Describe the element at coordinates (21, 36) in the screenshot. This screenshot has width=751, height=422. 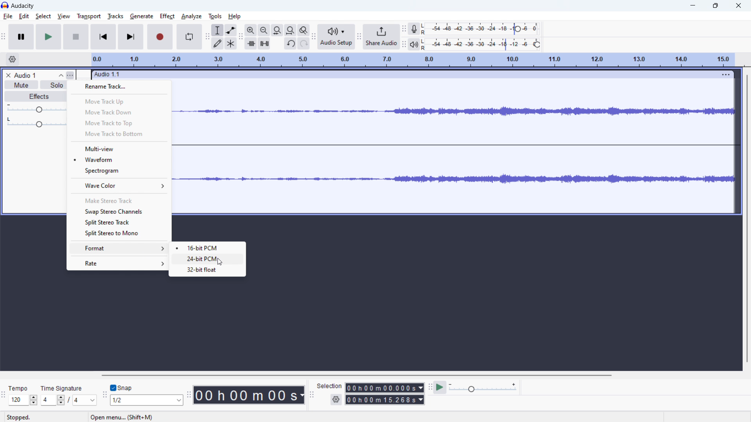
I see `pause` at that location.